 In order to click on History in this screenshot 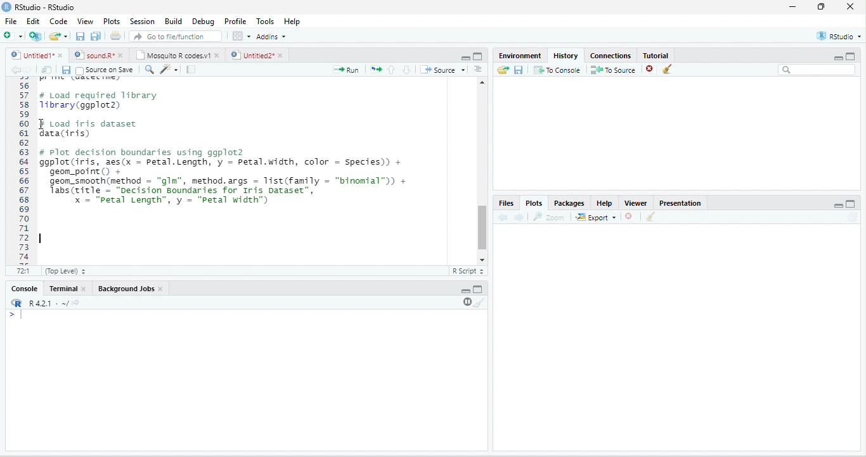, I will do `click(565, 56)`.